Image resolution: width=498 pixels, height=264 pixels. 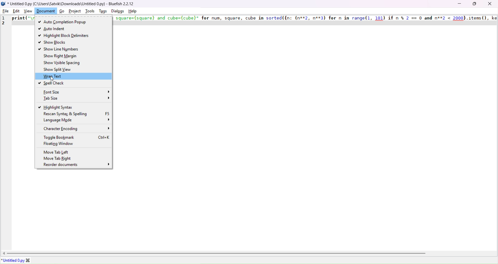 What do you see at coordinates (59, 144) in the screenshot?
I see `floating window` at bounding box center [59, 144].